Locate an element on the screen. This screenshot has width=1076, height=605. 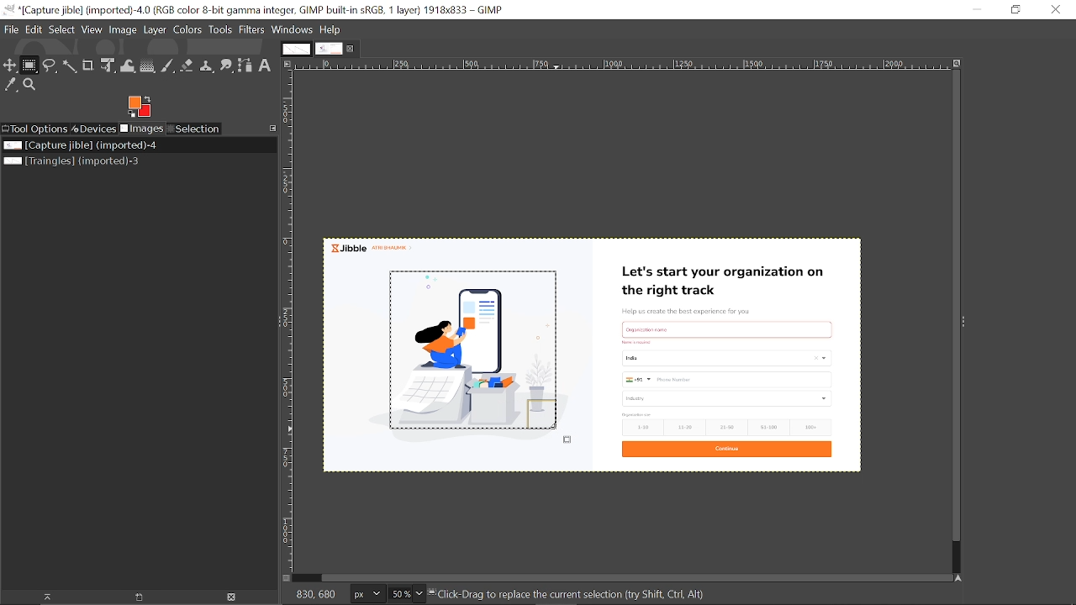
Image is located at coordinates (124, 30).